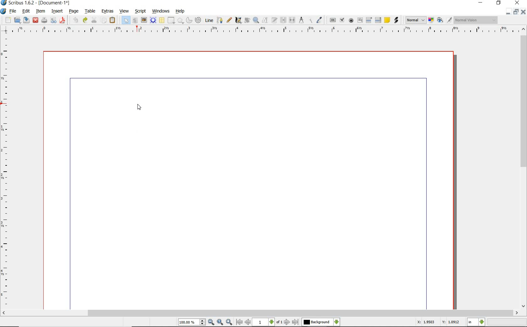 The image size is (527, 327). I want to click on ruler, so click(267, 30).